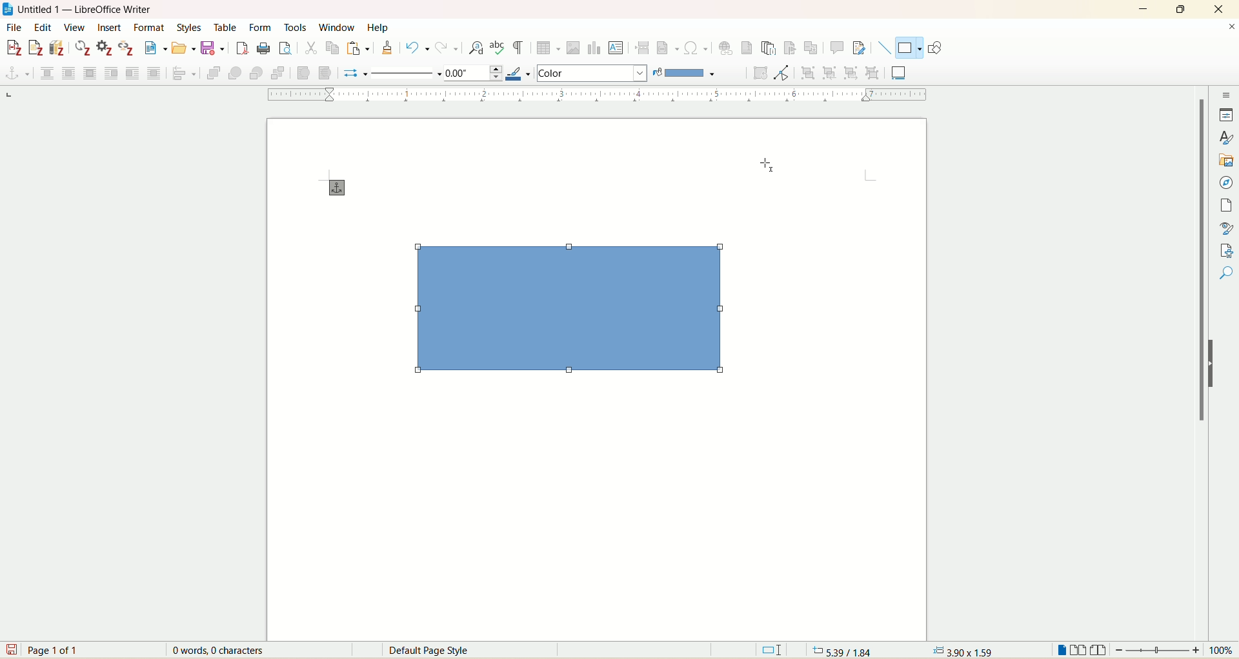 The width and height of the screenshot is (1239, 659). What do you see at coordinates (643, 46) in the screenshot?
I see `insert page break` at bounding box center [643, 46].